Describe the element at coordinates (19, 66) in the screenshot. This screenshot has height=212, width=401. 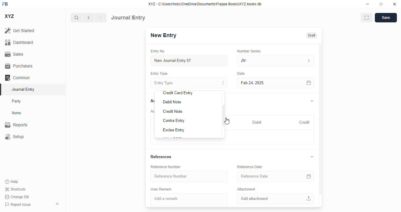
I see `purchases` at that location.